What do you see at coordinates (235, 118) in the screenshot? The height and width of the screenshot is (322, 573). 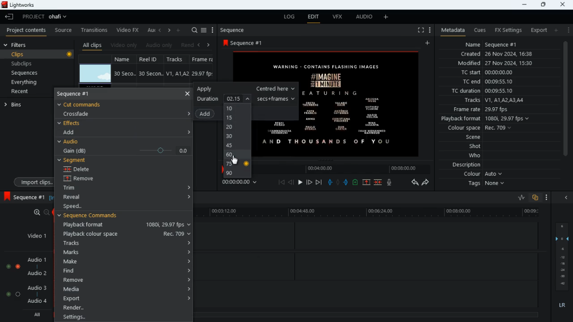 I see `15` at bounding box center [235, 118].